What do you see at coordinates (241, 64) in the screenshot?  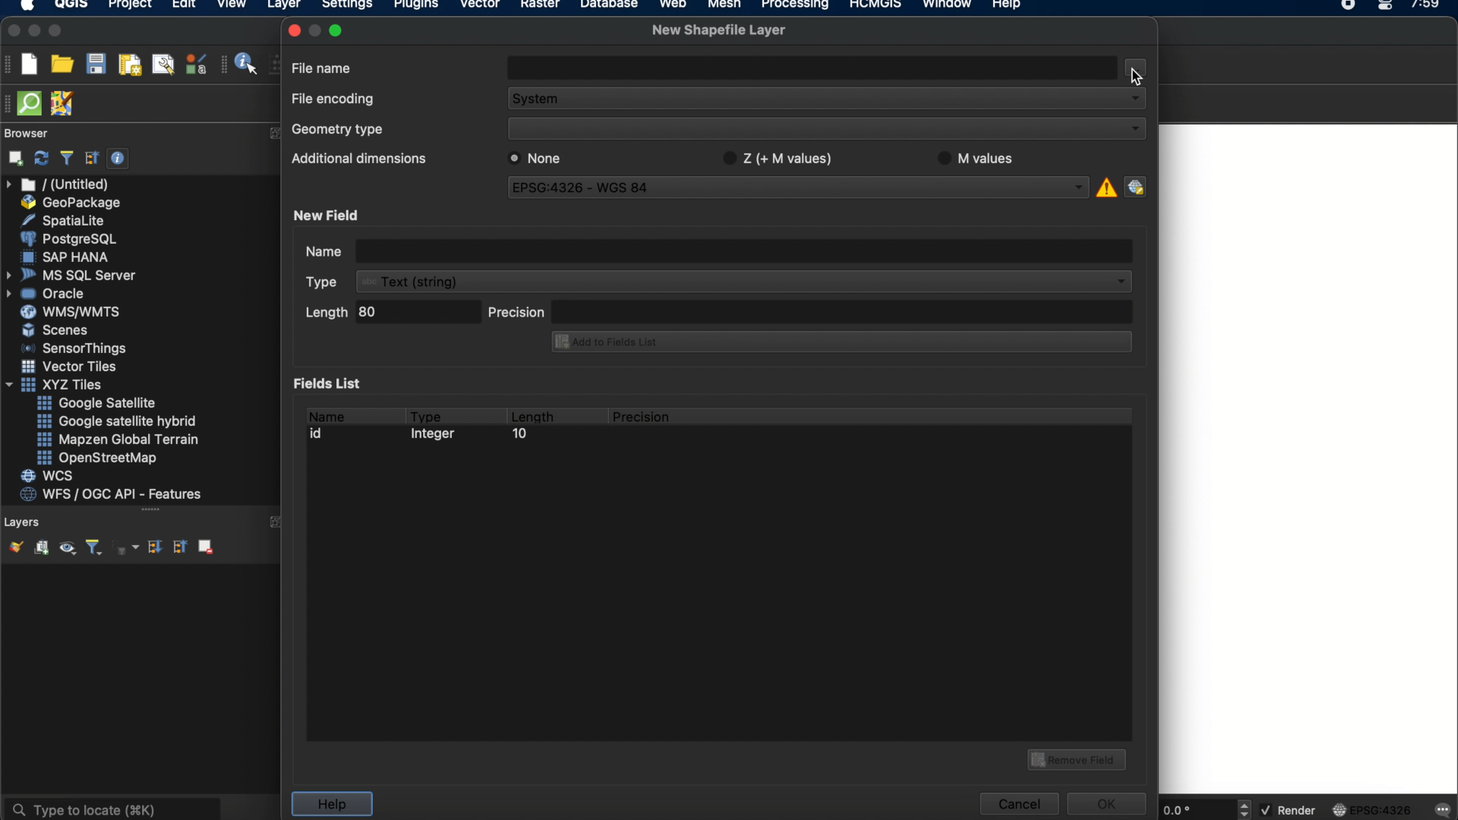 I see `identify features` at bounding box center [241, 64].